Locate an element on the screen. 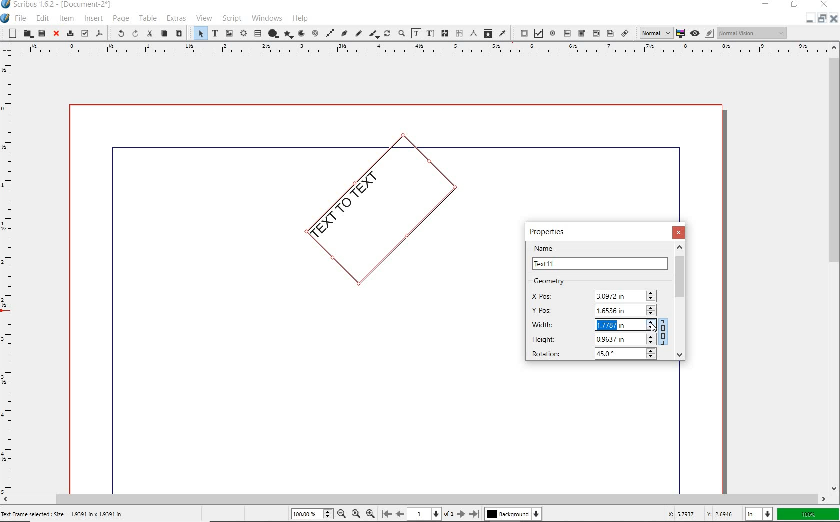  edit is located at coordinates (43, 18).